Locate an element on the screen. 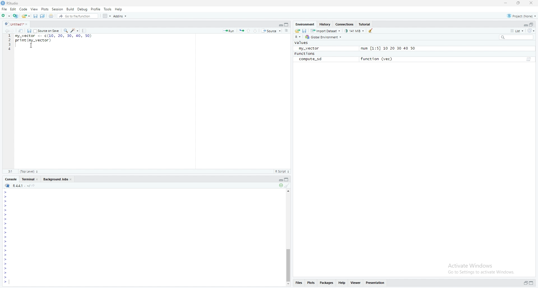 The image size is (538, 288). Console is located at coordinates (10, 179).